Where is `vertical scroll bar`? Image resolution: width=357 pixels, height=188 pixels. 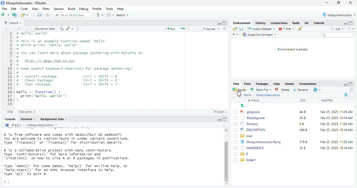 vertical scroll bar is located at coordinates (226, 160).